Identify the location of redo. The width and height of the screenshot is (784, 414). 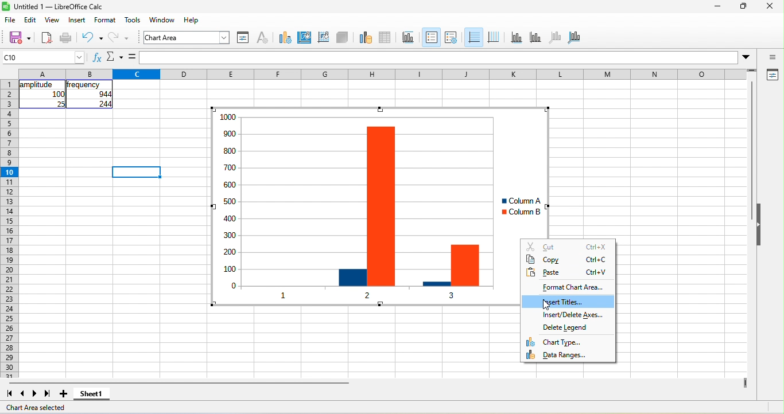
(119, 38).